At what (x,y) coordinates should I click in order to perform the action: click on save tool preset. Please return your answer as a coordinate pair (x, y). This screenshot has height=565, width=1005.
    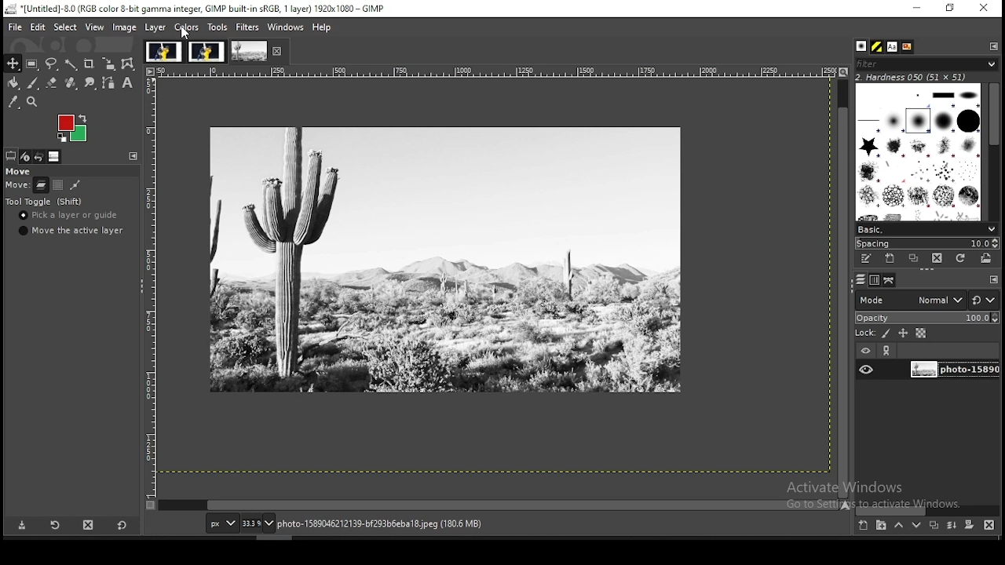
    Looking at the image, I should click on (20, 526).